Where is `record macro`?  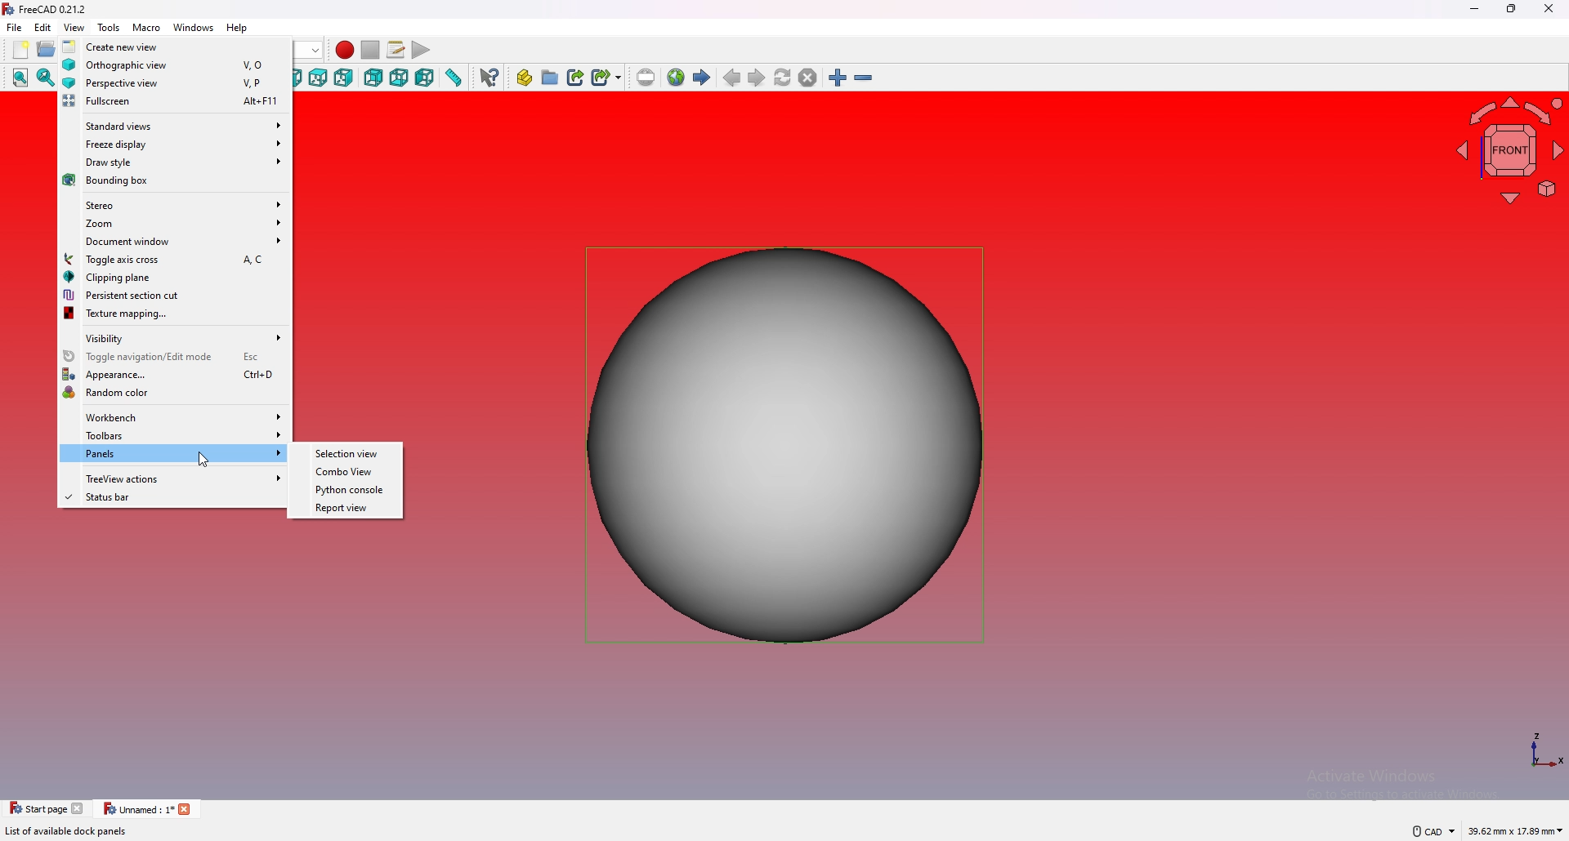
record macro is located at coordinates (345, 50).